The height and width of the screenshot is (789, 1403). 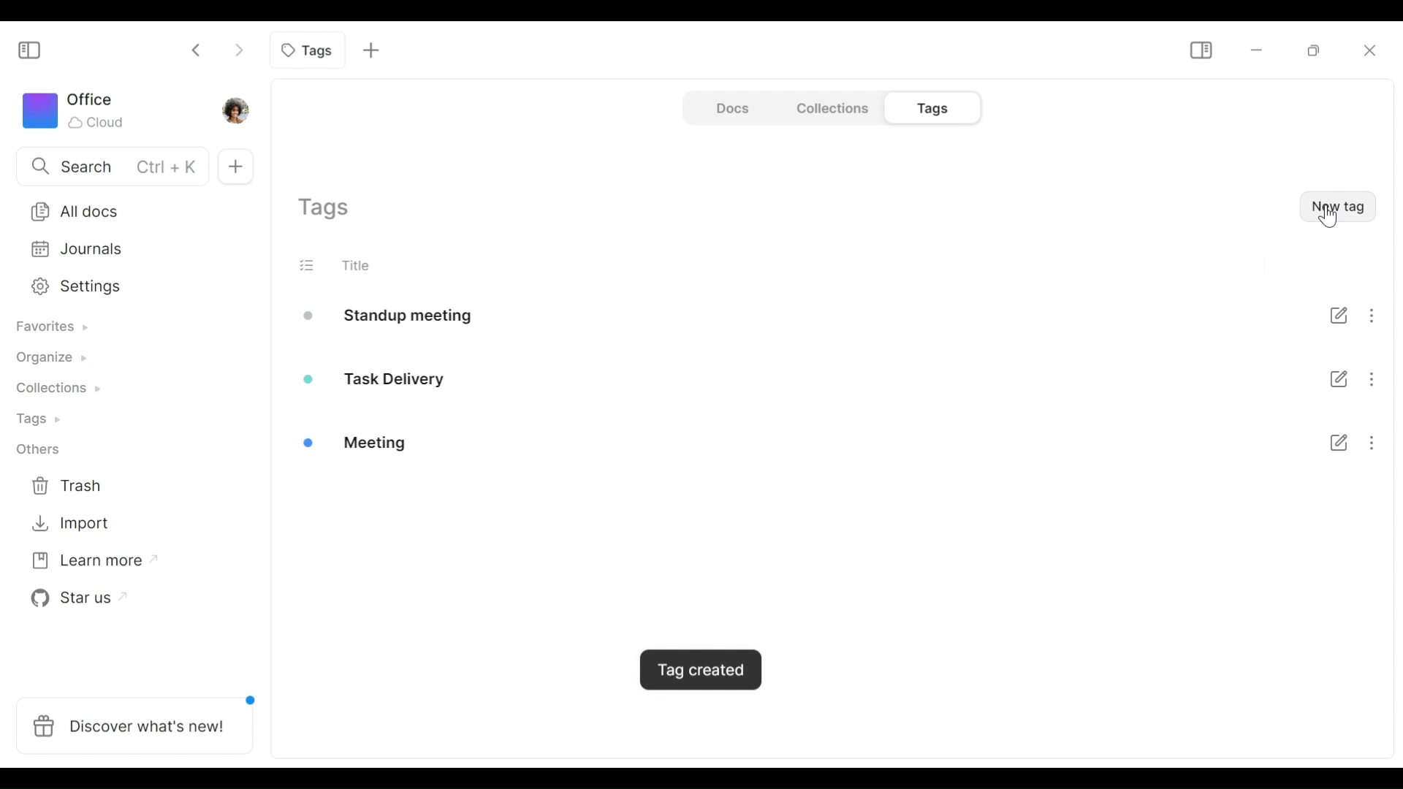 I want to click on Discover what's new!, so click(x=133, y=729).